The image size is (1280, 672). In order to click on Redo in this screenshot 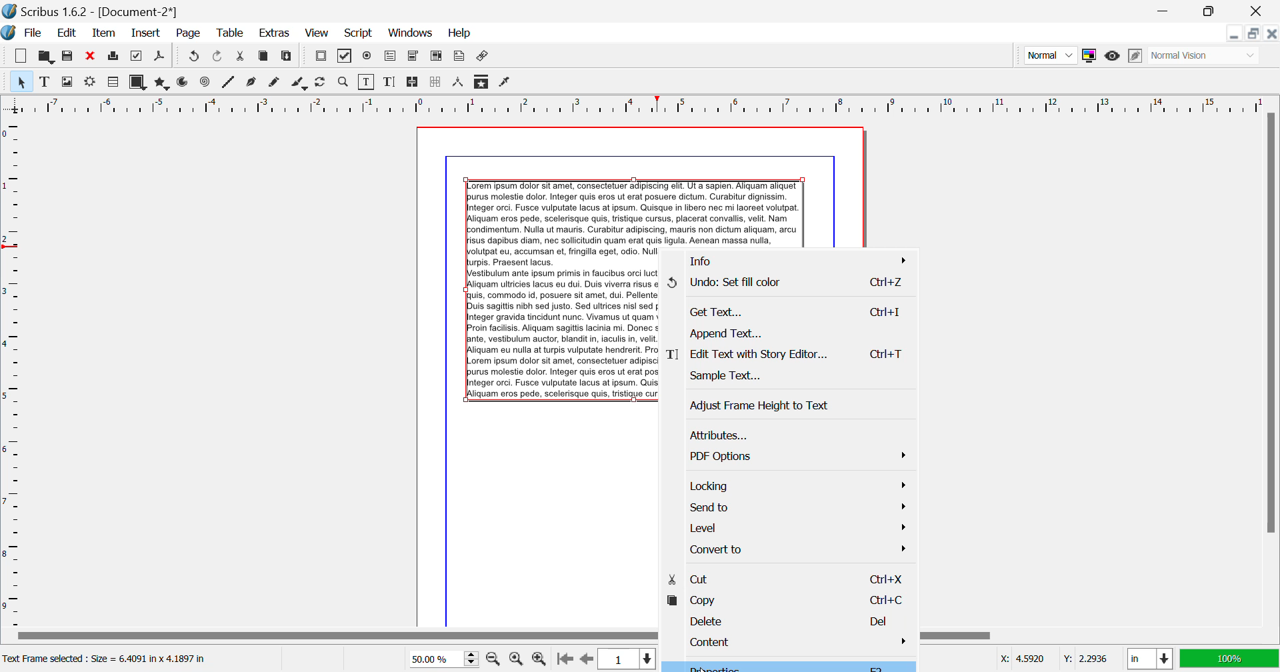, I will do `click(192, 57)`.